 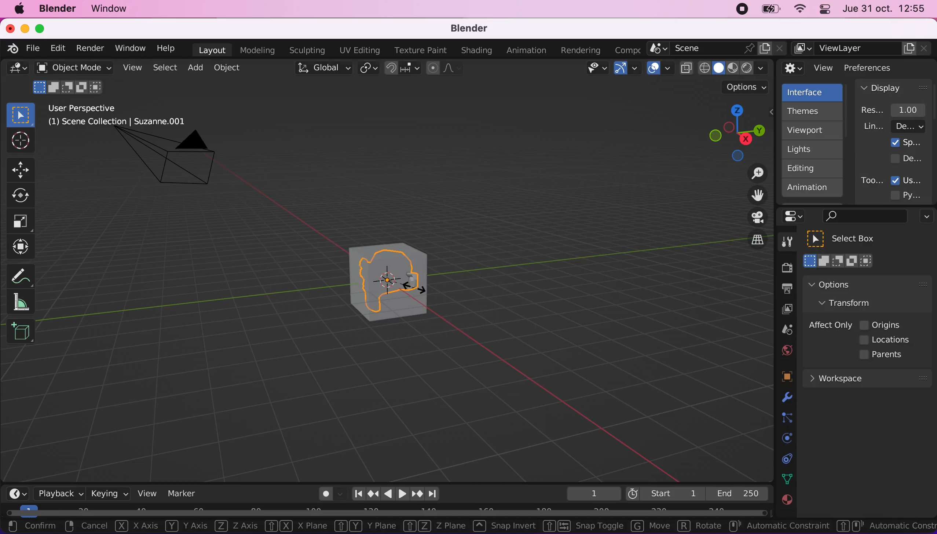 I want to click on options, so click(x=747, y=87).